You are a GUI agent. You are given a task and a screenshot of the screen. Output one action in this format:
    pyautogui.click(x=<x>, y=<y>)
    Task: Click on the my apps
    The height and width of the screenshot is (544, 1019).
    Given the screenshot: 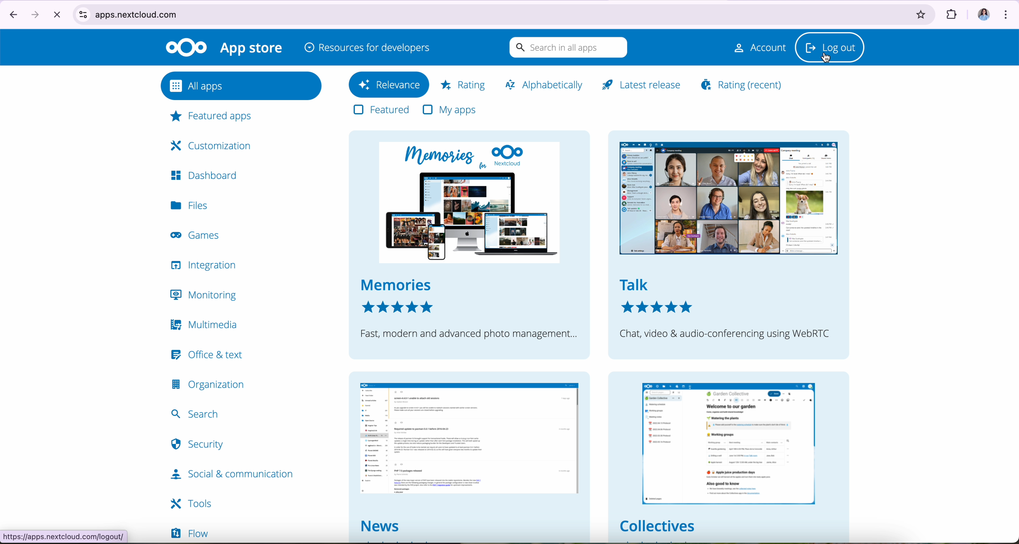 What is the action you would take?
    pyautogui.click(x=449, y=110)
    